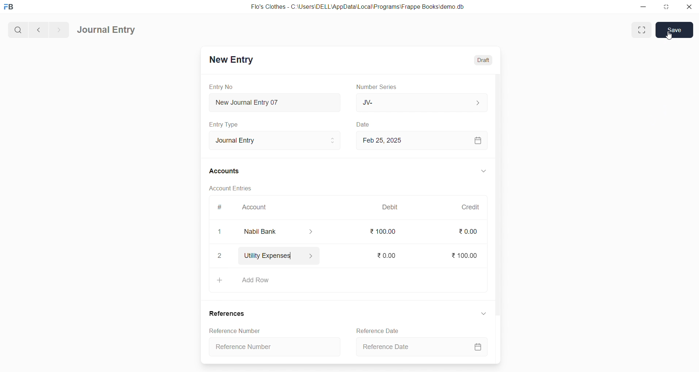 The height and width of the screenshot is (372, 699). I want to click on closee, so click(220, 232).